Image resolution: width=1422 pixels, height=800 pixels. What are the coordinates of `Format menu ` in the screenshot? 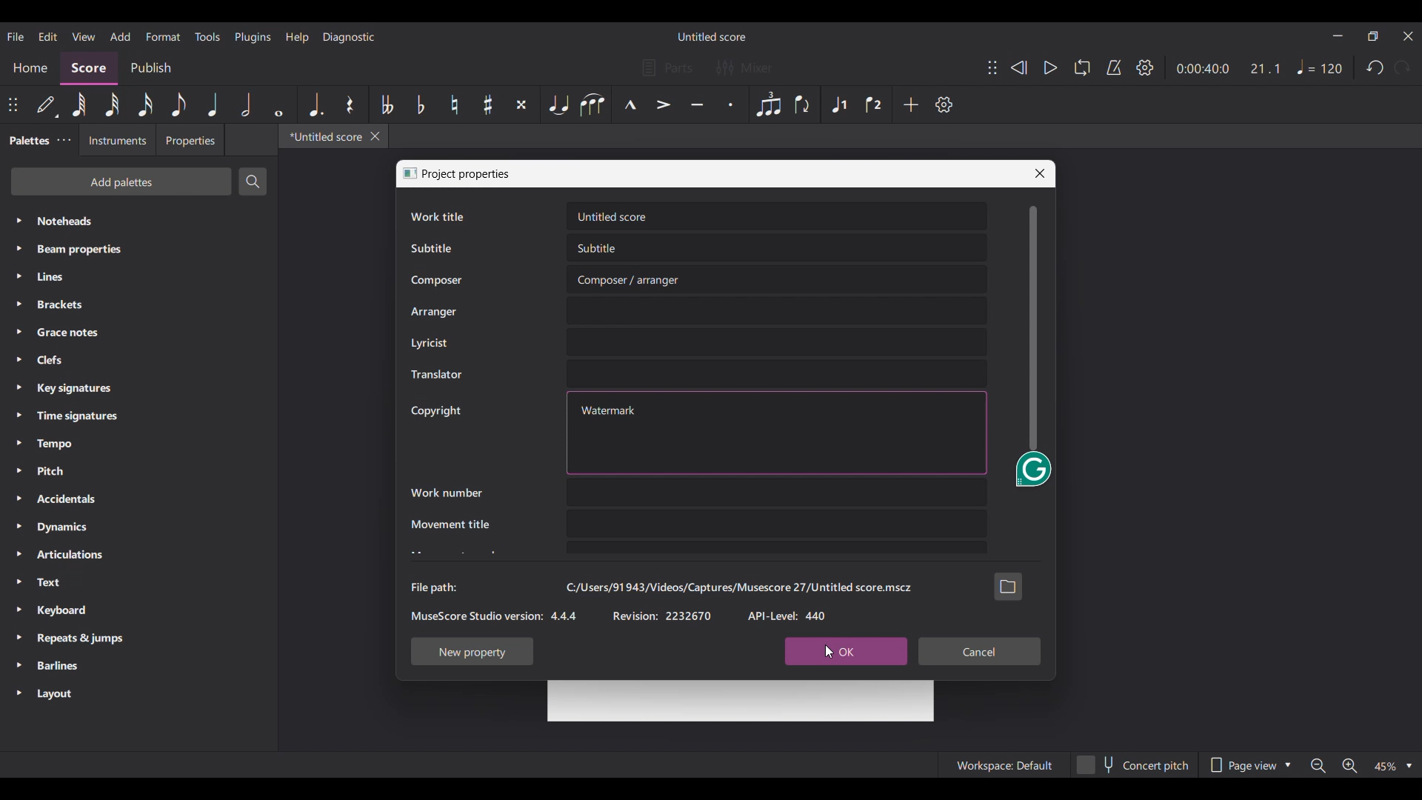 It's located at (164, 37).